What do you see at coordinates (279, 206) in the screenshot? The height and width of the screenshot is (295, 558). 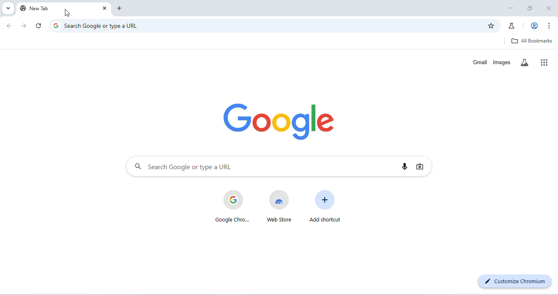 I see `web store` at bounding box center [279, 206].